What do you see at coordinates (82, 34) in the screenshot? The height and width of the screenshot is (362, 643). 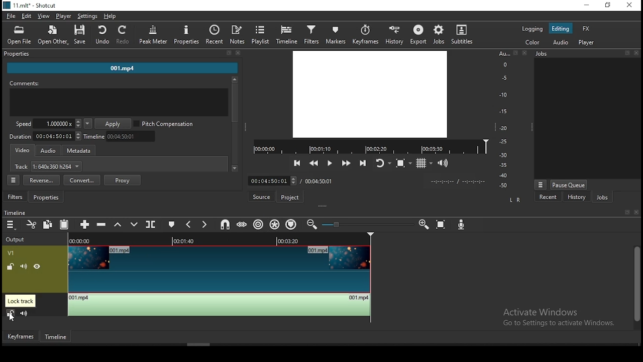 I see `save` at bounding box center [82, 34].